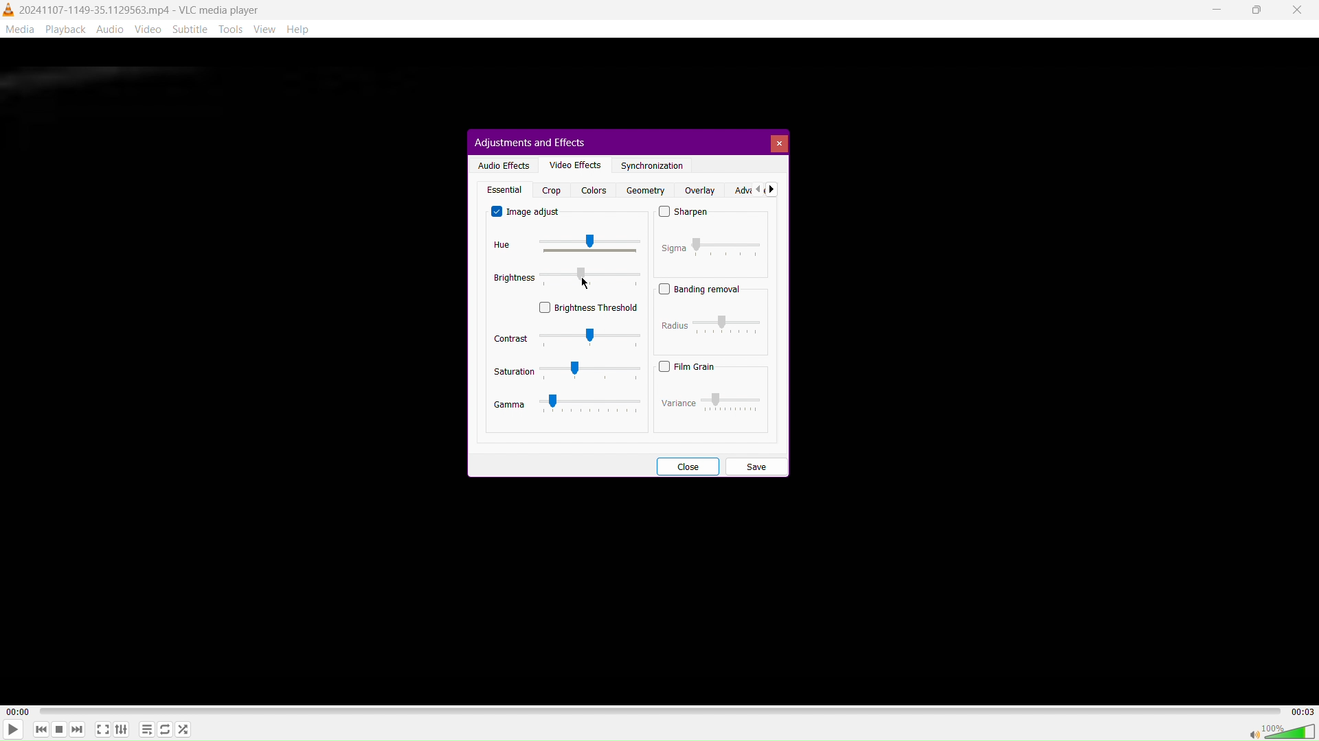  I want to click on Minimize, so click(1218, 10).